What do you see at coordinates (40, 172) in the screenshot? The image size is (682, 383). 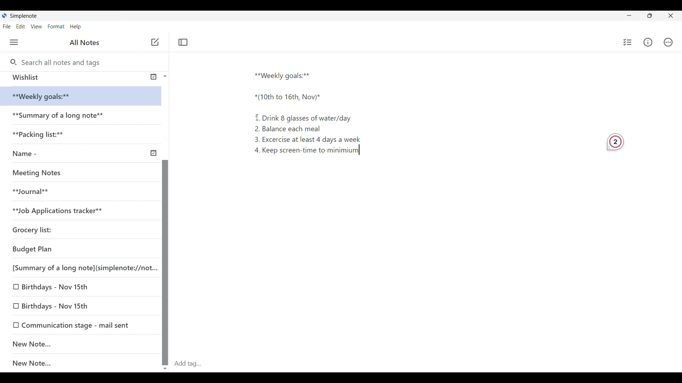 I see `Meeting Notes` at bounding box center [40, 172].